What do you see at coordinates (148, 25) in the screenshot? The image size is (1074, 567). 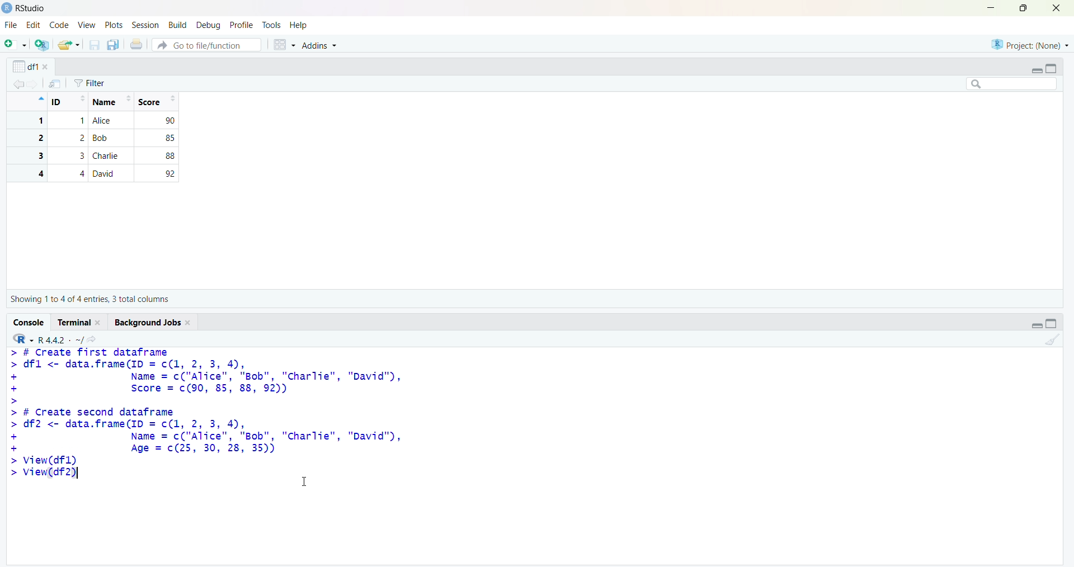 I see `session` at bounding box center [148, 25].